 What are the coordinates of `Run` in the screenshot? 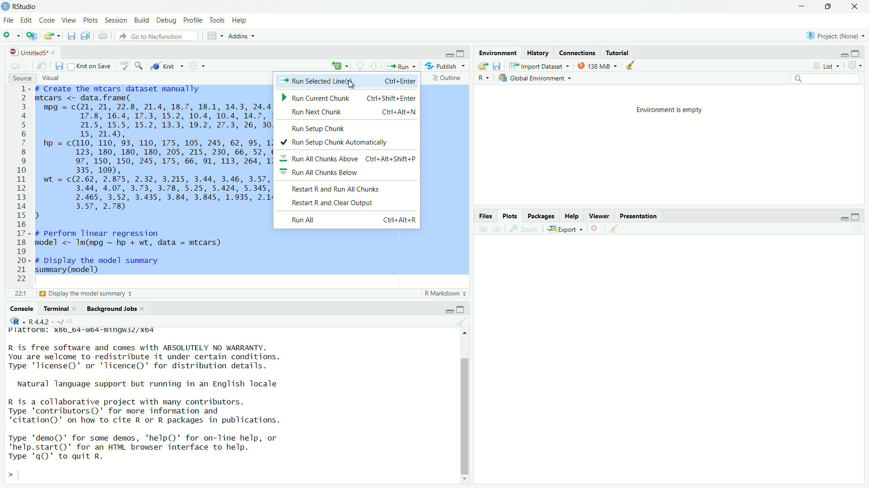 It's located at (400, 65).